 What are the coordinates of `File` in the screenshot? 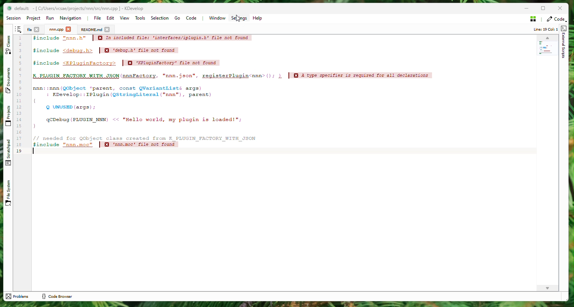 It's located at (97, 18).